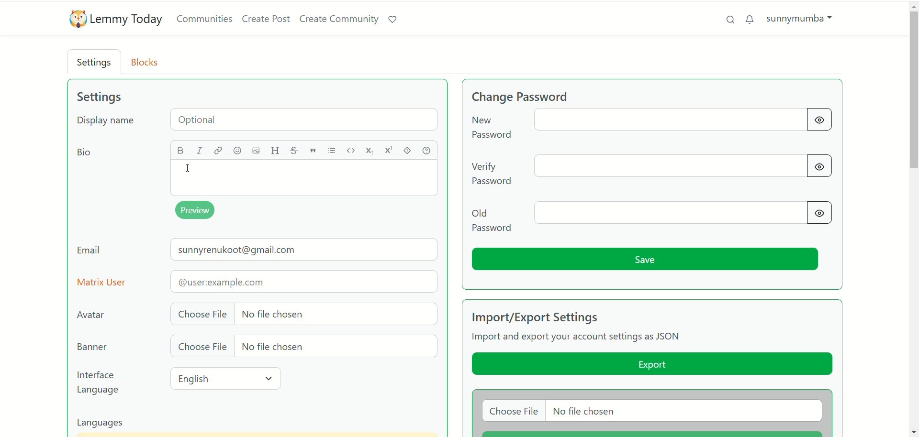  Describe the element at coordinates (292, 151) in the screenshot. I see `strikethrough` at that location.